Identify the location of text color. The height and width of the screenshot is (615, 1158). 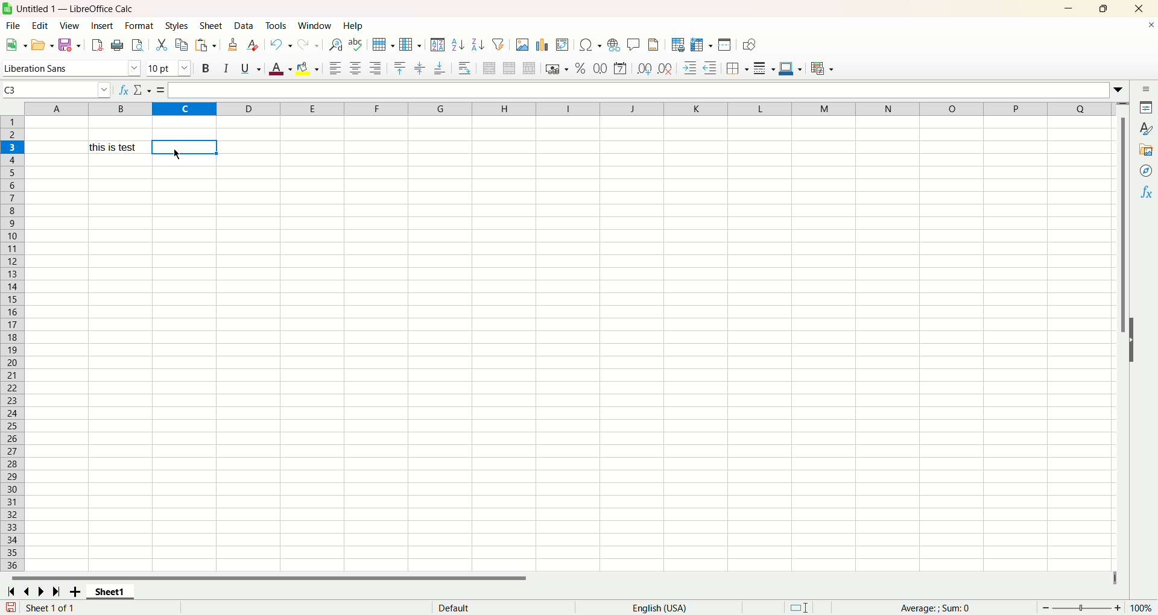
(282, 69).